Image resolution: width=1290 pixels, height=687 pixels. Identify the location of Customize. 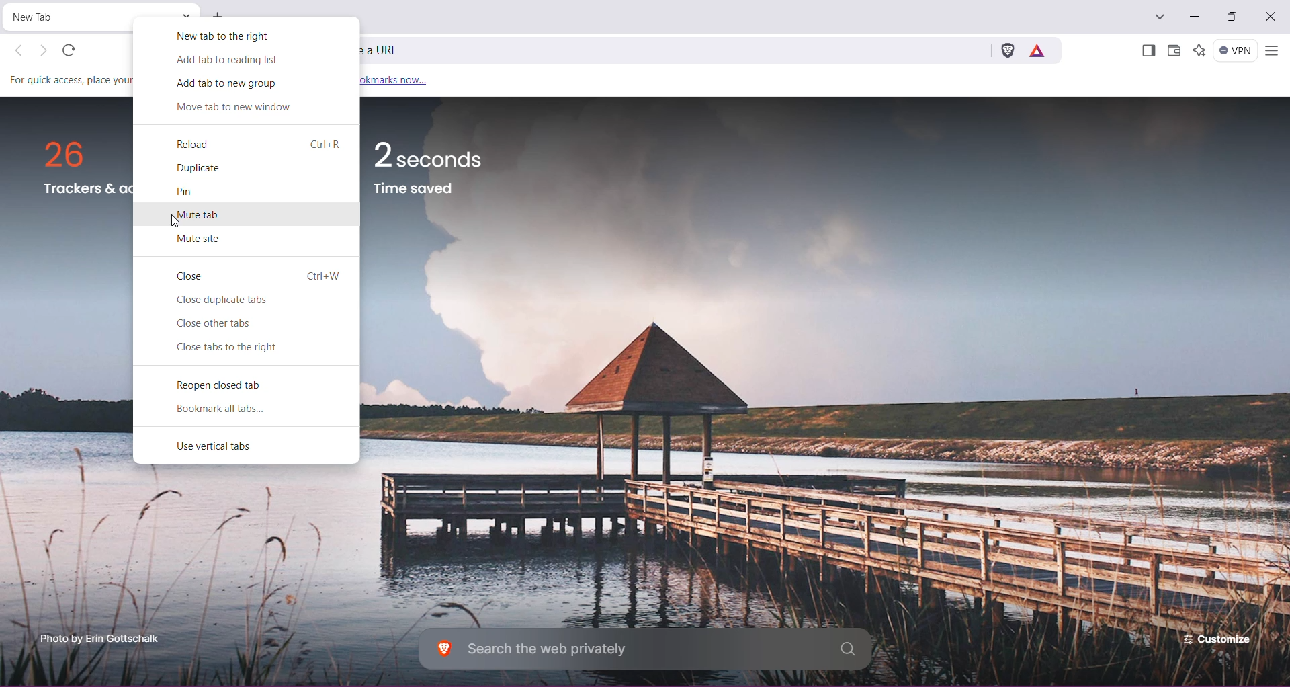
(1215, 638).